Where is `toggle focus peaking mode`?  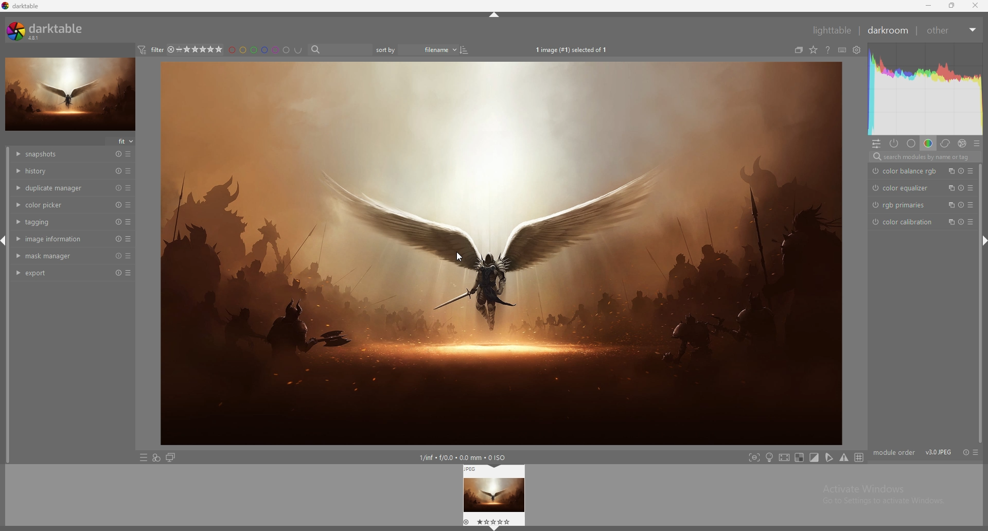 toggle focus peaking mode is located at coordinates (755, 457).